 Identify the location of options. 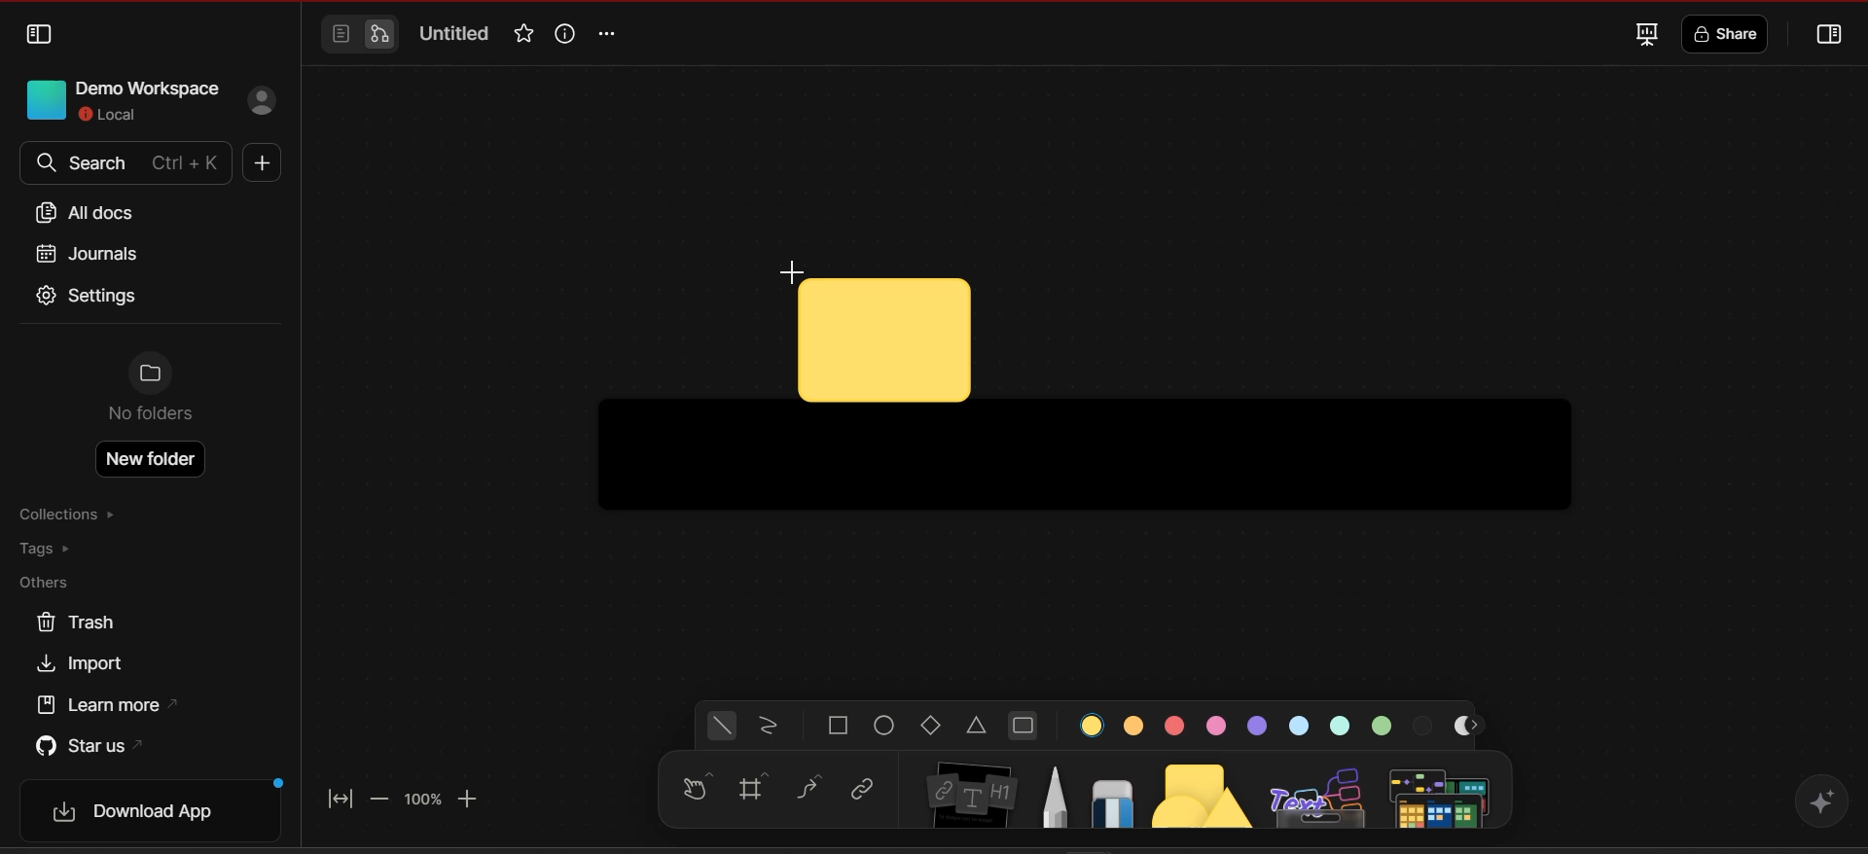
(612, 34).